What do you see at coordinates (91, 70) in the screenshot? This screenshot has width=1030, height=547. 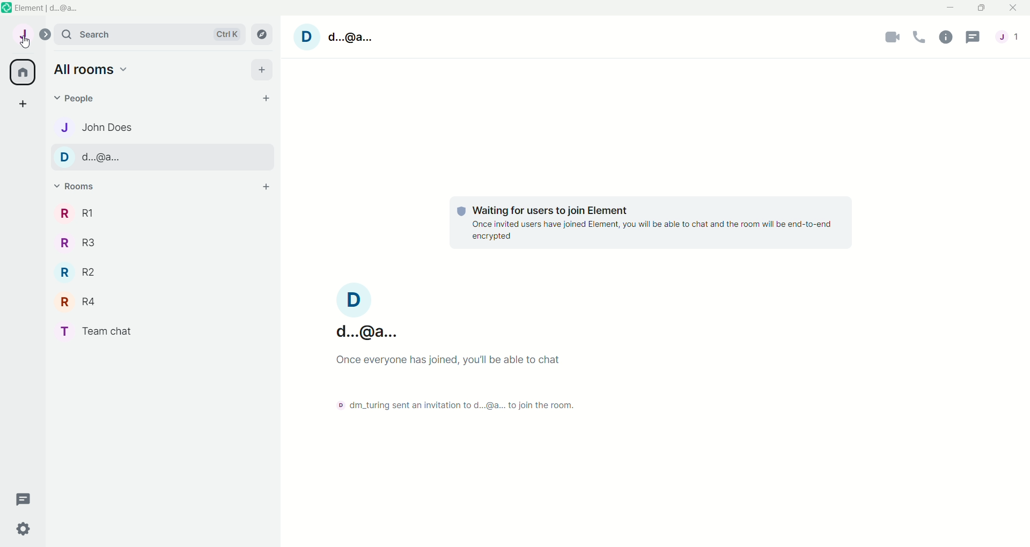 I see `All rooms` at bounding box center [91, 70].